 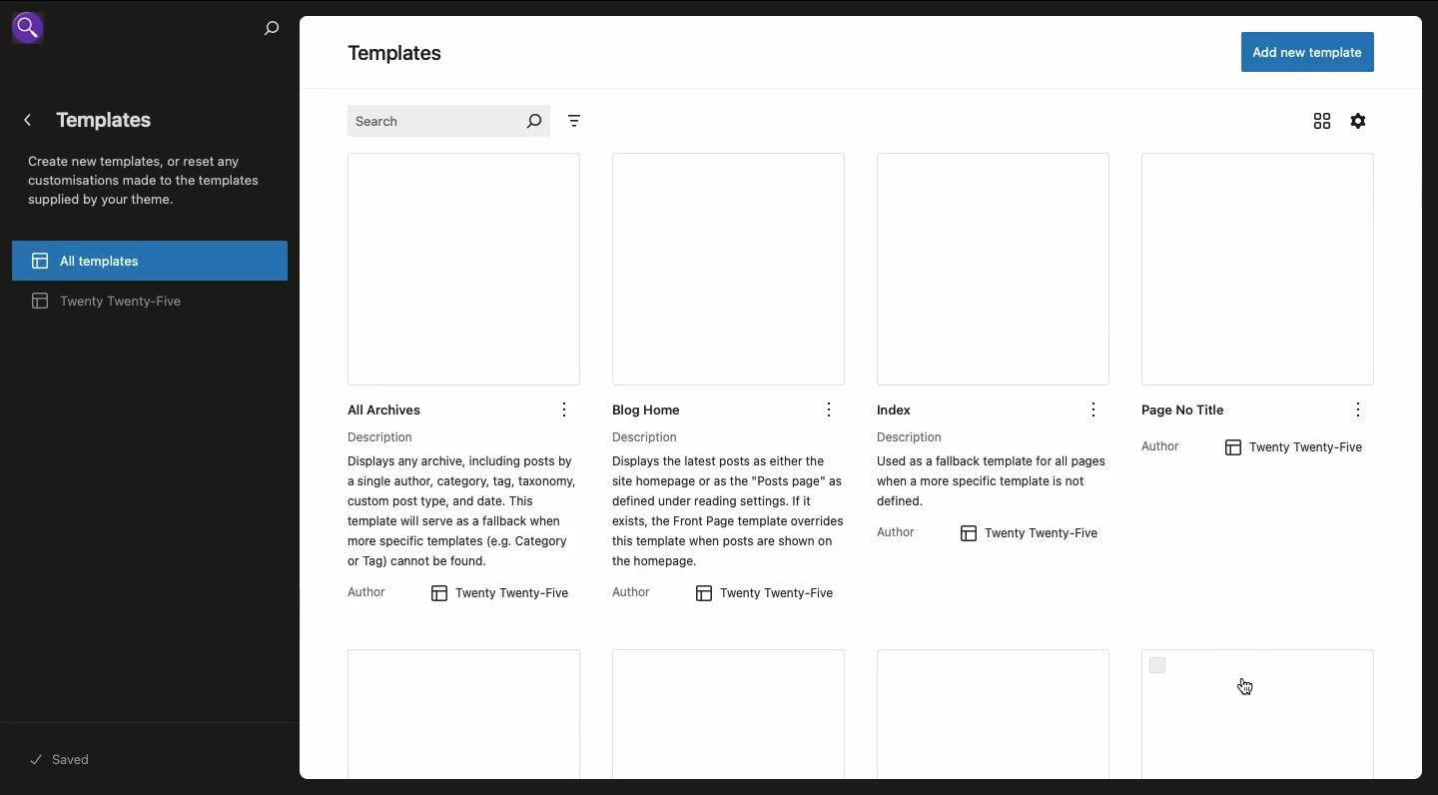 I want to click on Templates, so click(x=411, y=55).